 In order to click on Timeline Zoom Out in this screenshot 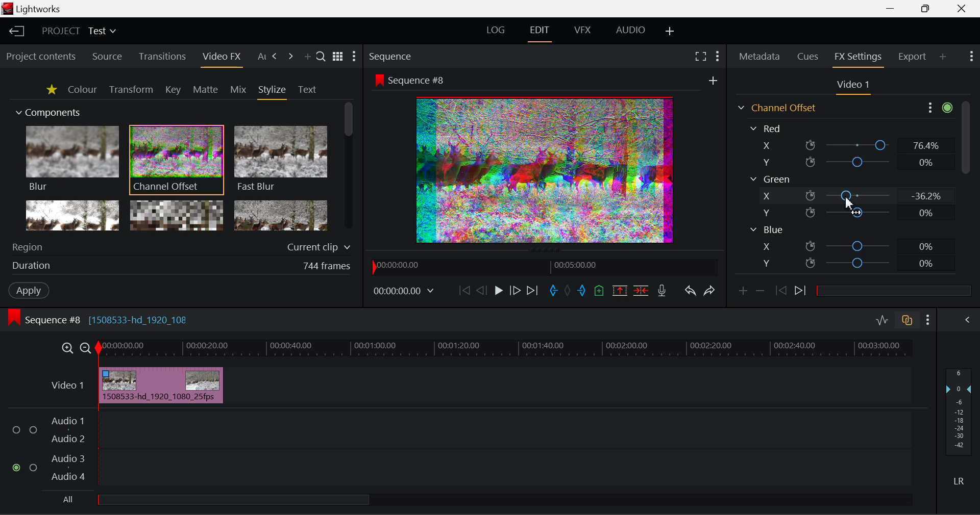, I will do `click(87, 349)`.